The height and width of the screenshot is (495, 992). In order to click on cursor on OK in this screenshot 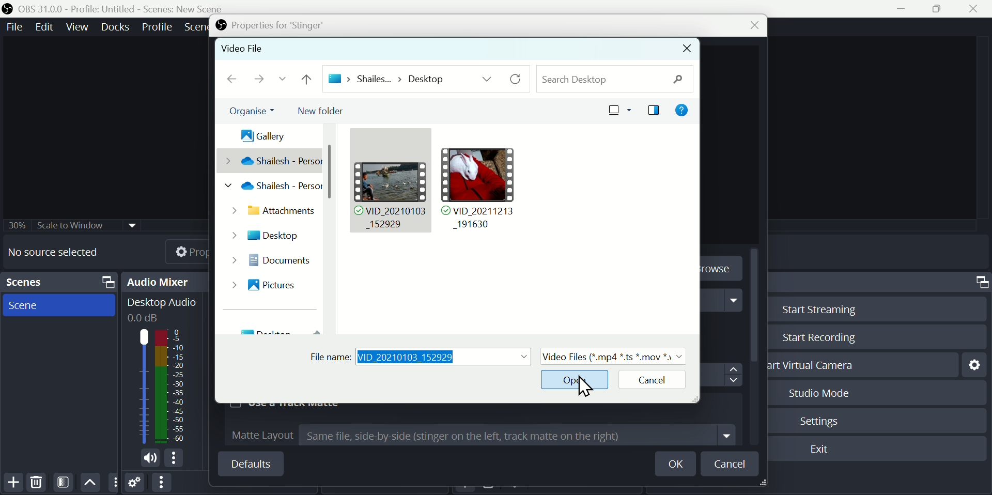, I will do `click(584, 386)`.